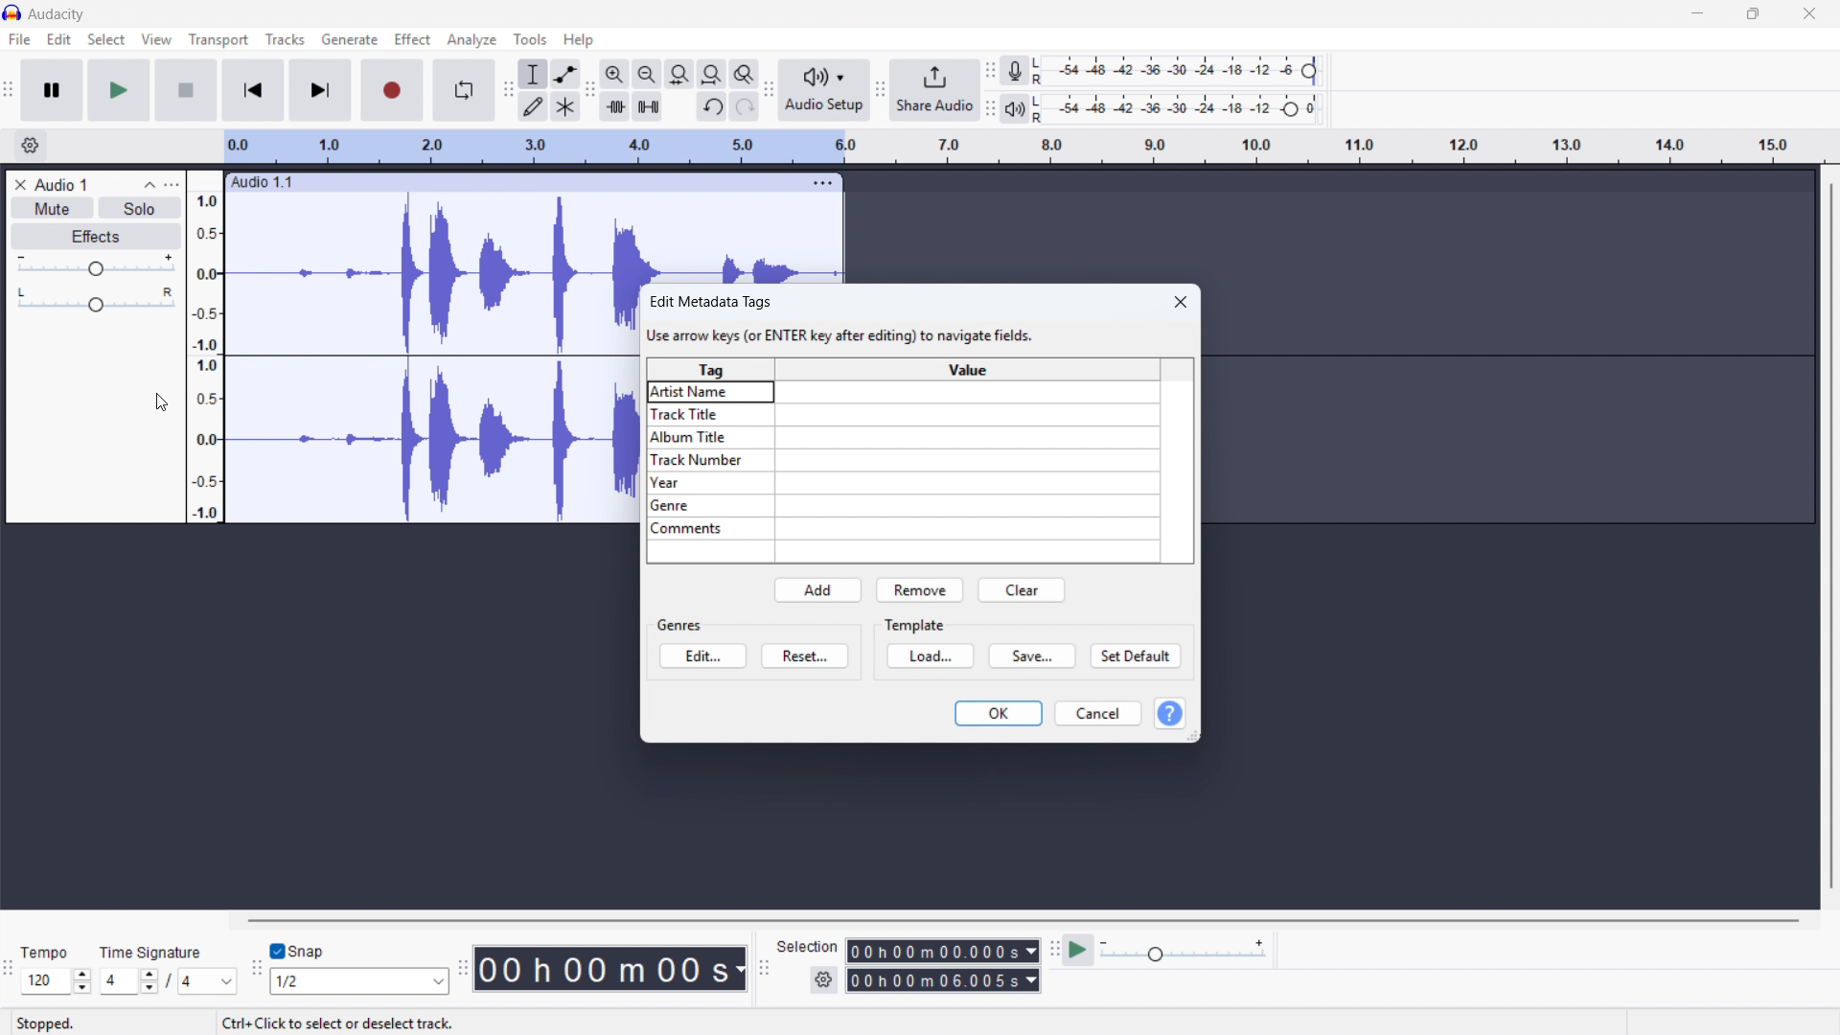 The height and width of the screenshot is (1035, 1840). I want to click on audio setup toolbar, so click(768, 91).